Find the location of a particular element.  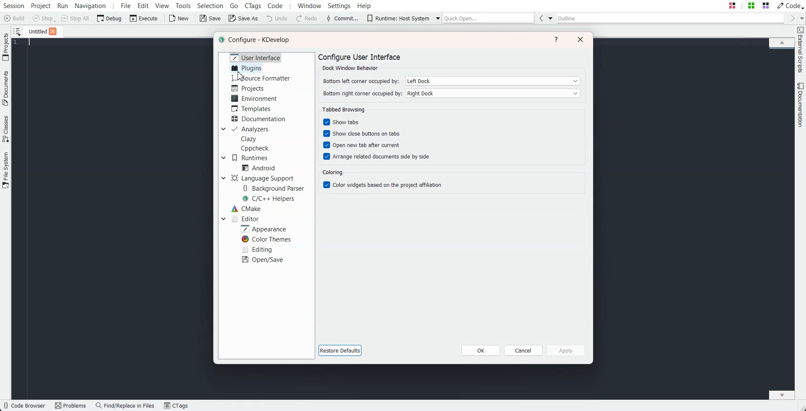

Drop down box is located at coordinates (224, 158).